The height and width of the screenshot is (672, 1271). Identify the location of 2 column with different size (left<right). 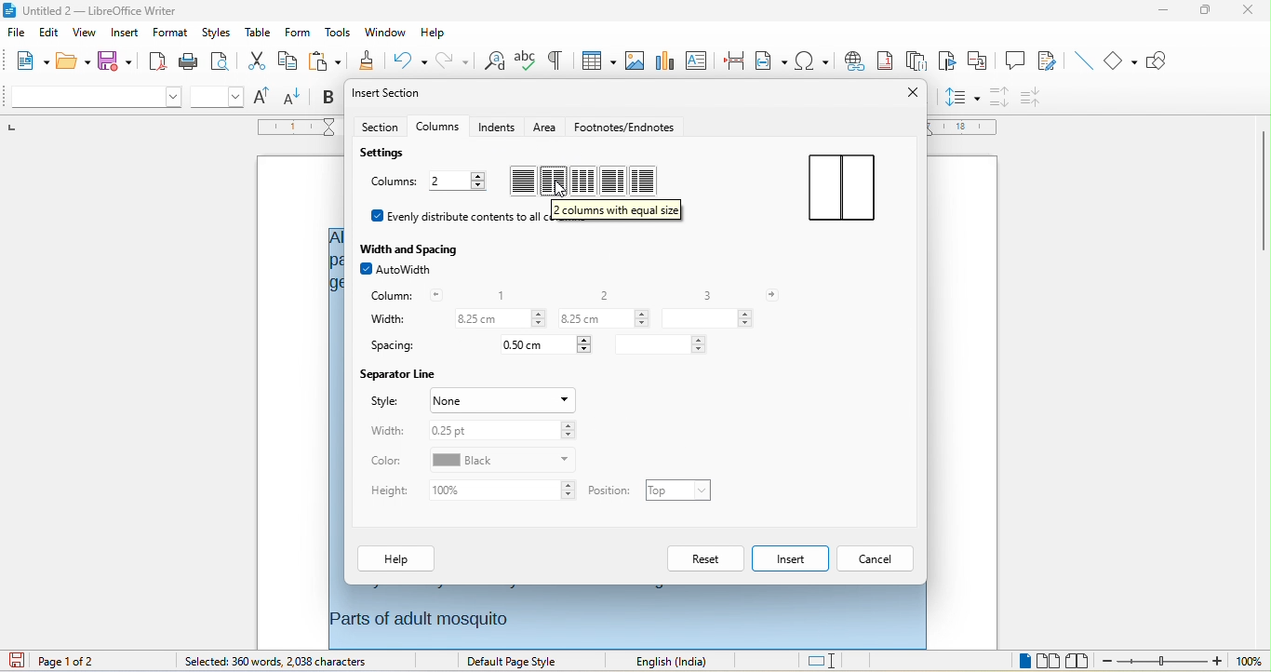
(644, 181).